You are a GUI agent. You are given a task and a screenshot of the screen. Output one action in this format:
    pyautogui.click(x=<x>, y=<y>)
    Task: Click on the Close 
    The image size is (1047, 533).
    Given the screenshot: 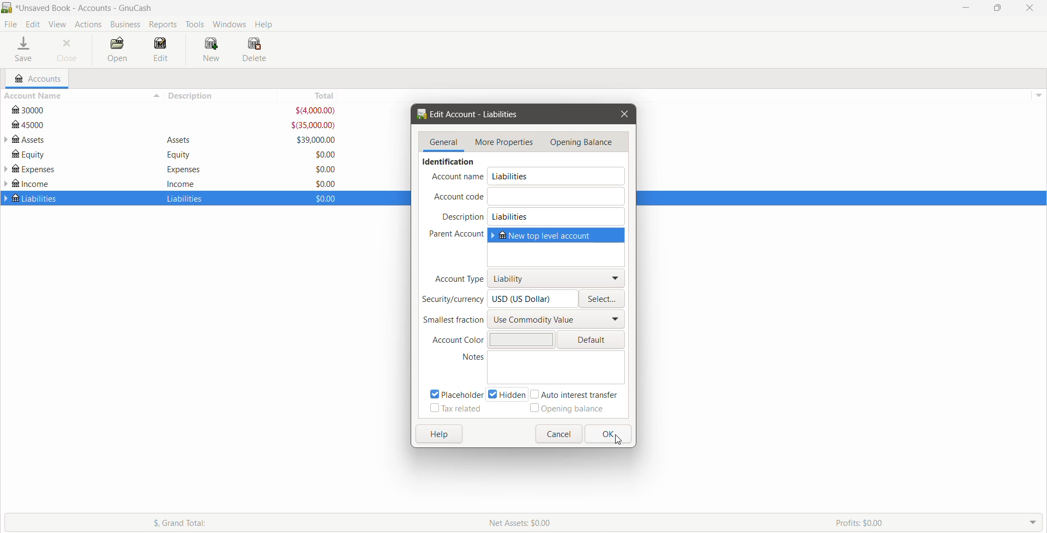 What is the action you would take?
    pyautogui.click(x=623, y=114)
    